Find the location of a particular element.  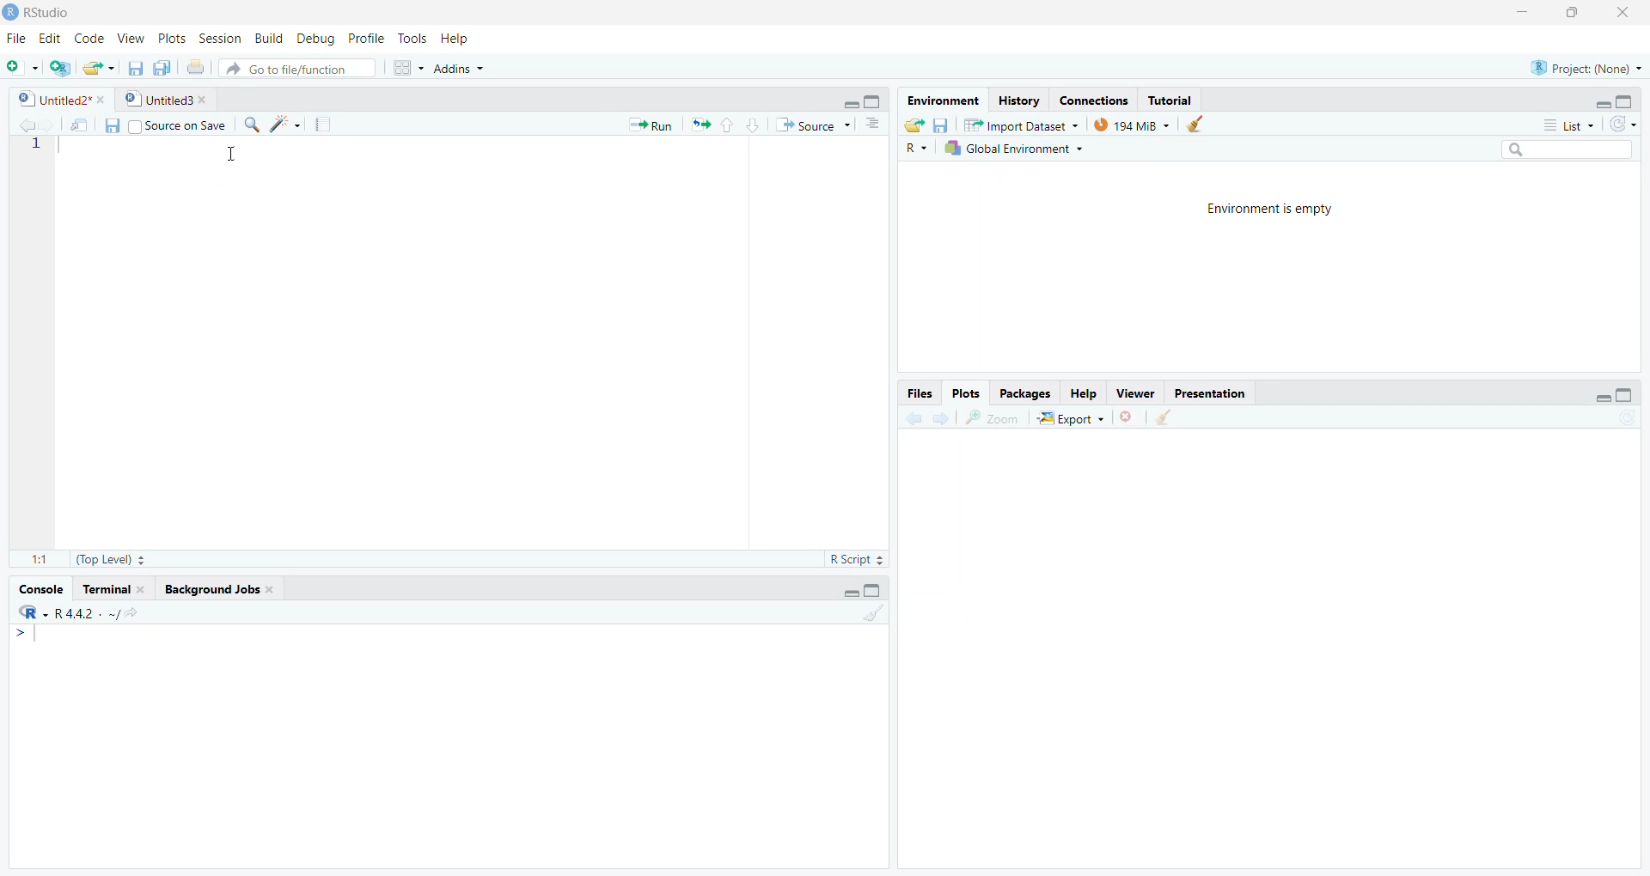

Untitled2 is located at coordinates (65, 100).